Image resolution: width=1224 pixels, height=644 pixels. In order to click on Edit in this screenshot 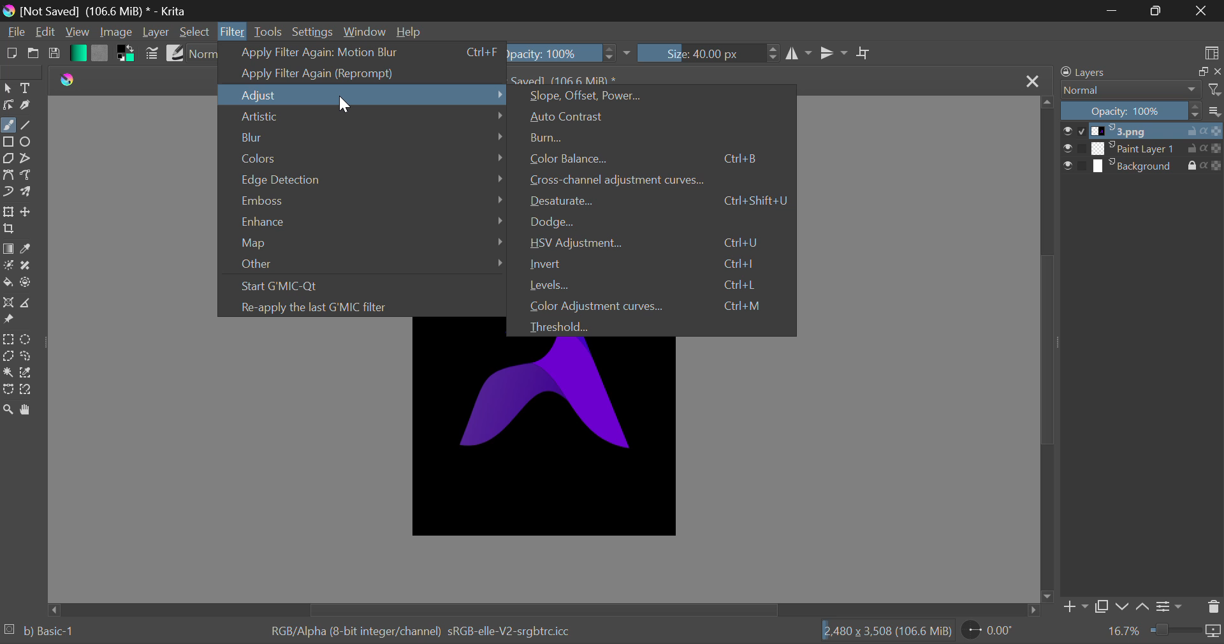, I will do `click(43, 33)`.